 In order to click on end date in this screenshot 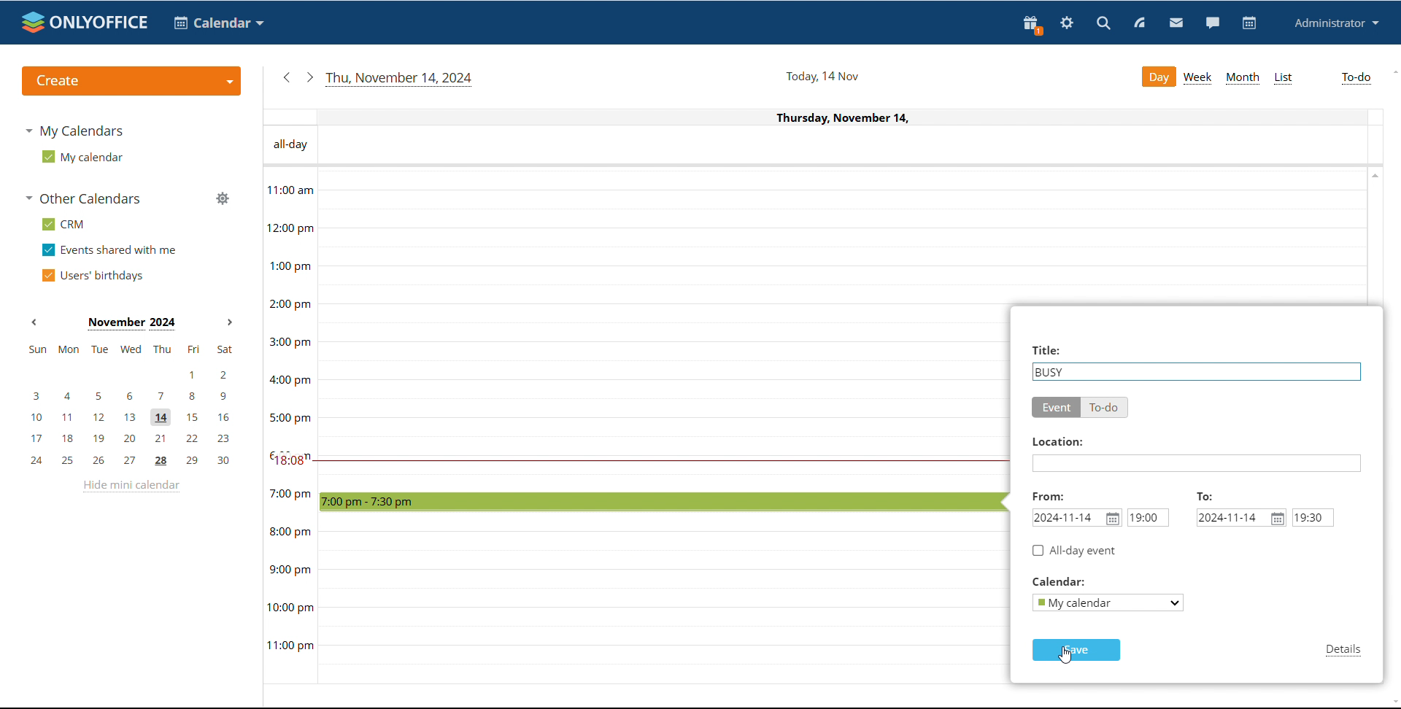, I will do `click(1242, 518)`.